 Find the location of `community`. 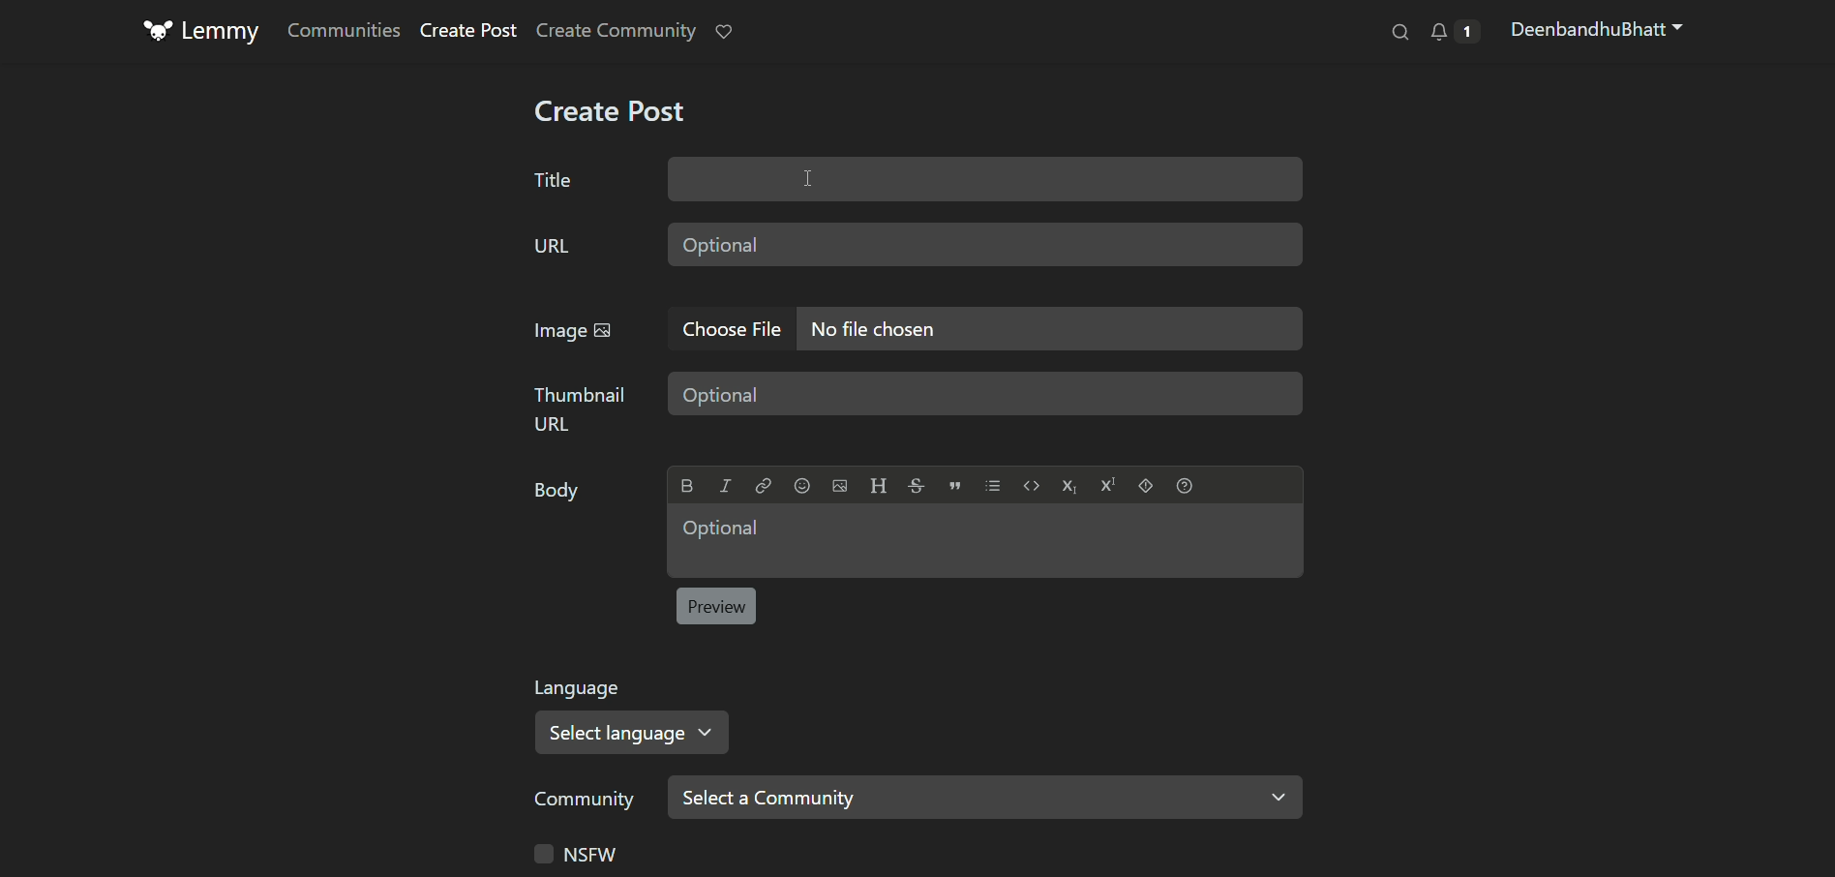

community is located at coordinates (584, 800).